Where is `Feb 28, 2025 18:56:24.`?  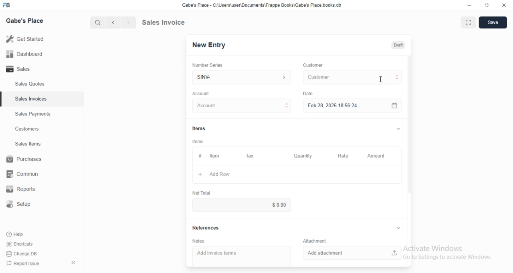
Feb 28, 2025 18:56:24. is located at coordinates (351, 105).